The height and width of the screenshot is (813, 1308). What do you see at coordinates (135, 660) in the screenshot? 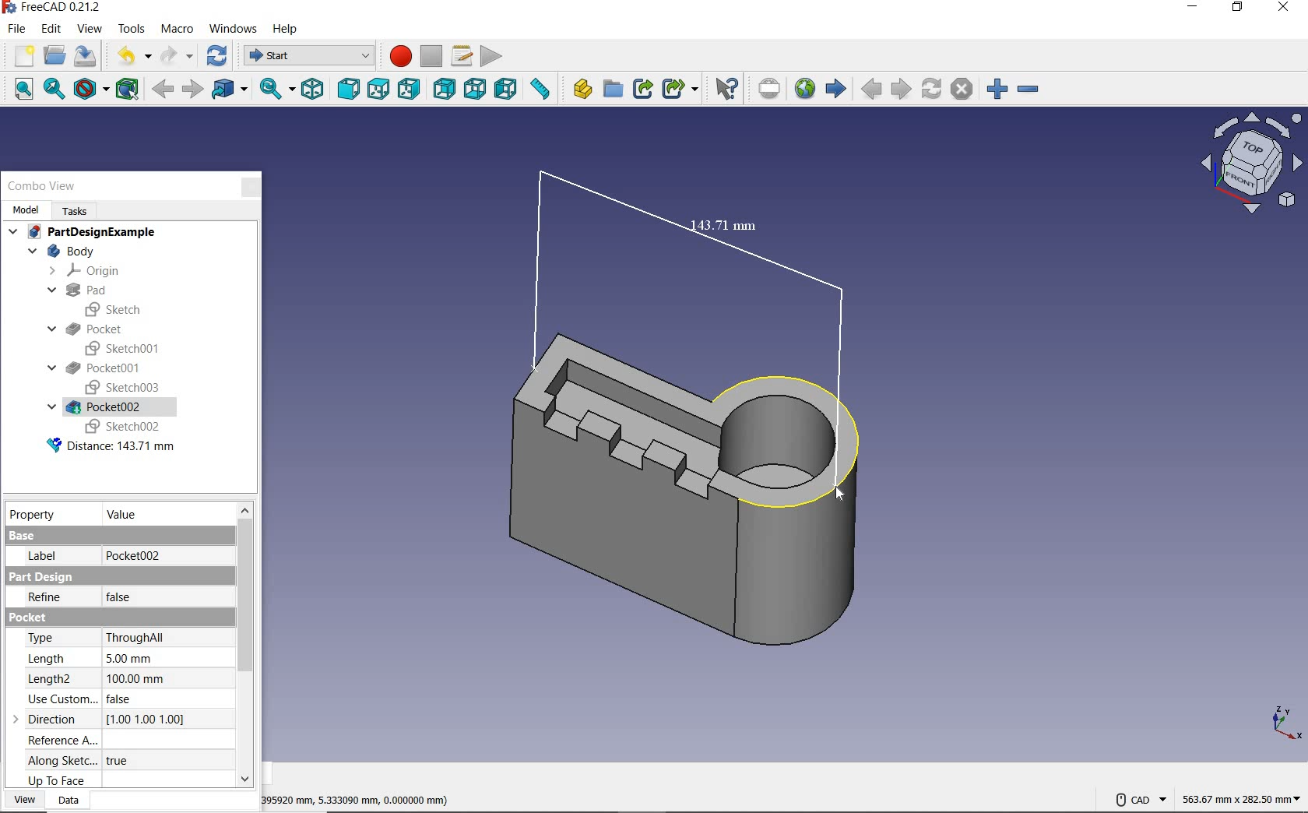
I see `5.00 mm` at bounding box center [135, 660].